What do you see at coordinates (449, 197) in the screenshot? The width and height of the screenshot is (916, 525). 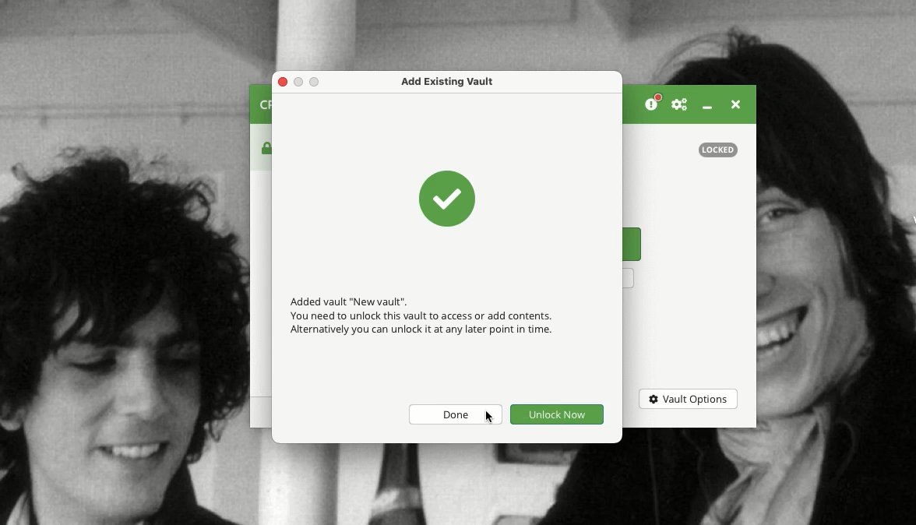 I see `Success emblem` at bounding box center [449, 197].